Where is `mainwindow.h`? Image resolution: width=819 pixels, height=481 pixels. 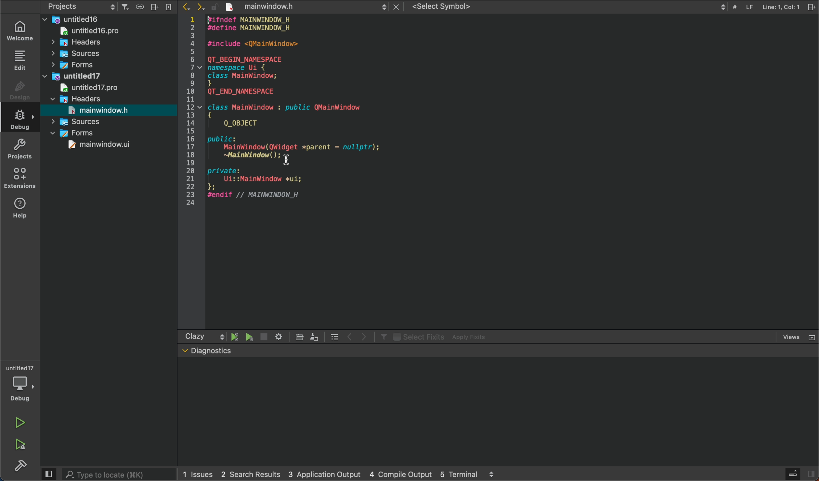 mainwindow.h is located at coordinates (99, 110).